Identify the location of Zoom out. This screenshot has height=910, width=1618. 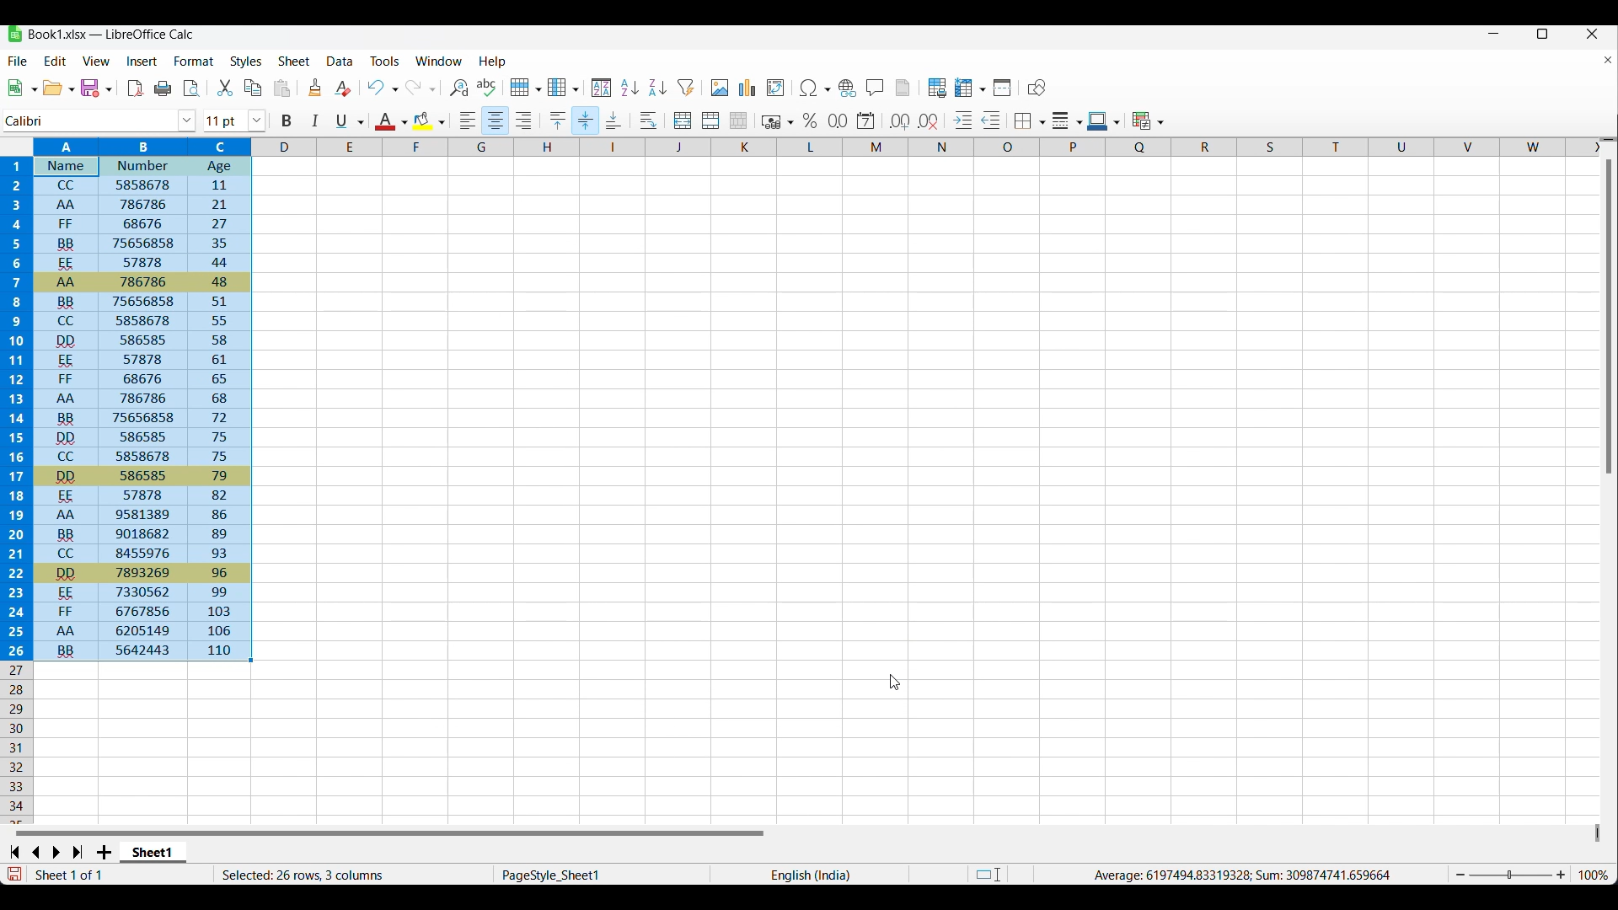
(1460, 875).